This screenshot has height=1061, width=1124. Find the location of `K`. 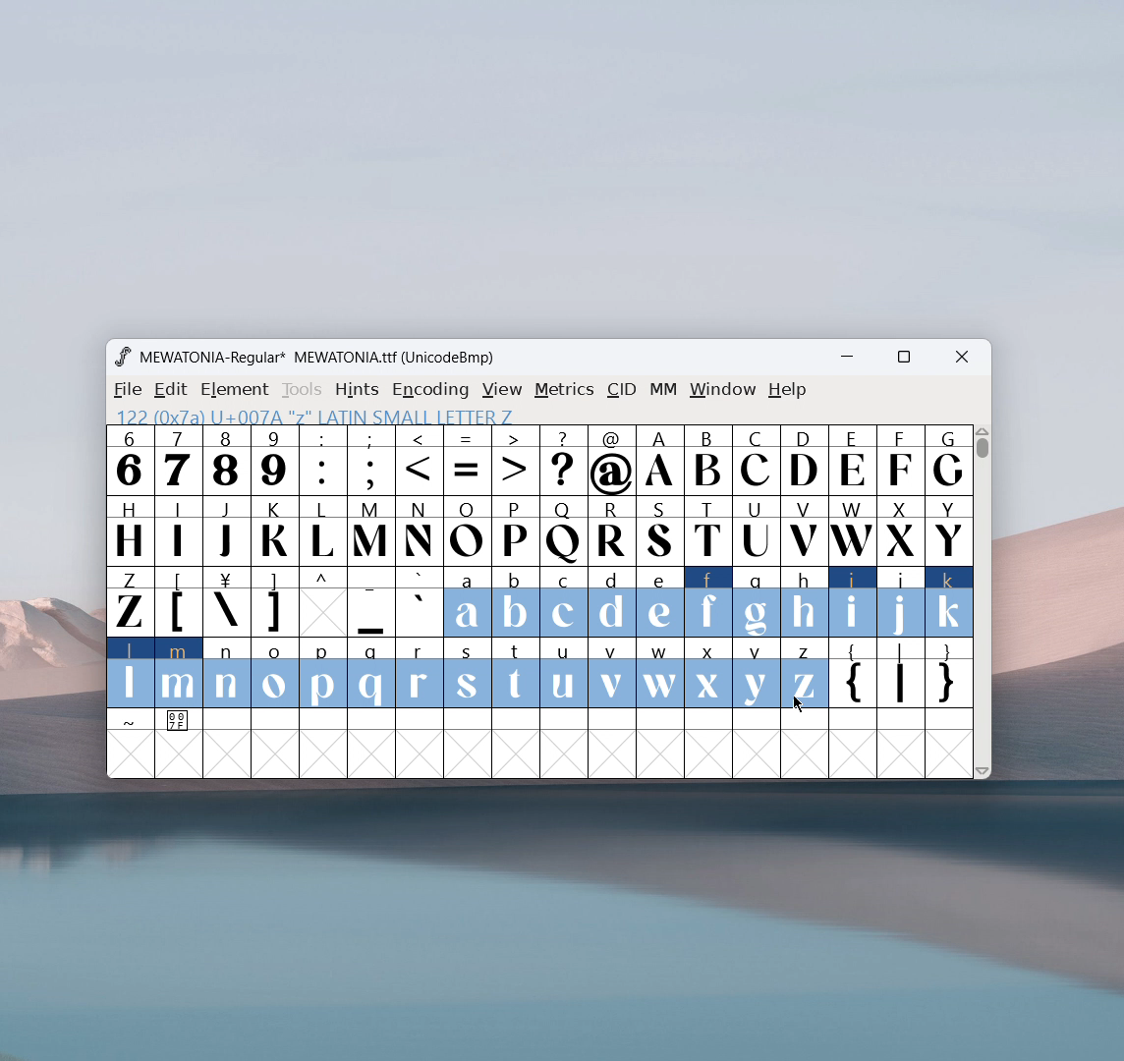

K is located at coordinates (276, 530).